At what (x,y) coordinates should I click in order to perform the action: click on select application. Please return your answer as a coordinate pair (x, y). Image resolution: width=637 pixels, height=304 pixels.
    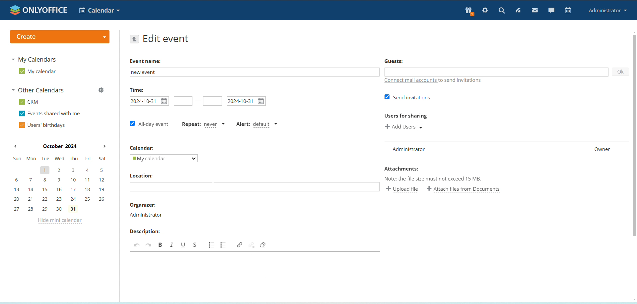
    Looking at the image, I should click on (100, 10).